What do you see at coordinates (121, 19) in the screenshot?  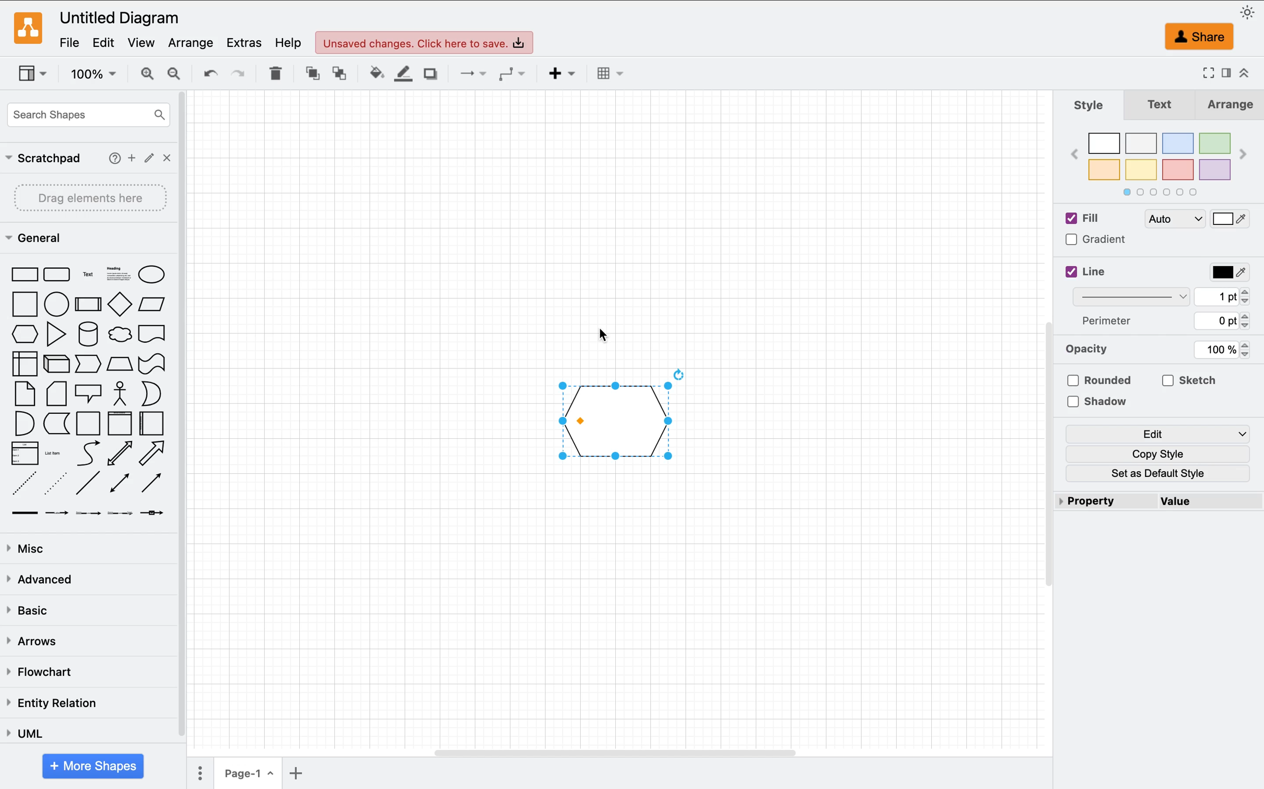 I see `untitled diagram` at bounding box center [121, 19].